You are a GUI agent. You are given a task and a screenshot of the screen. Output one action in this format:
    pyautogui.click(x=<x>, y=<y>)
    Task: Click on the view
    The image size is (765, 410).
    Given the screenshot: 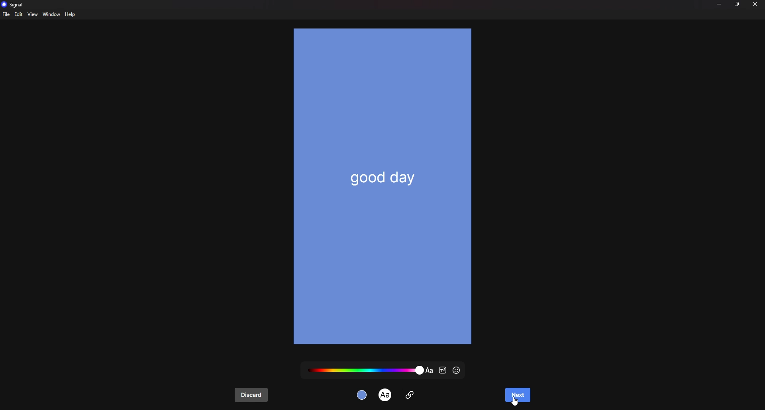 What is the action you would take?
    pyautogui.click(x=32, y=14)
    